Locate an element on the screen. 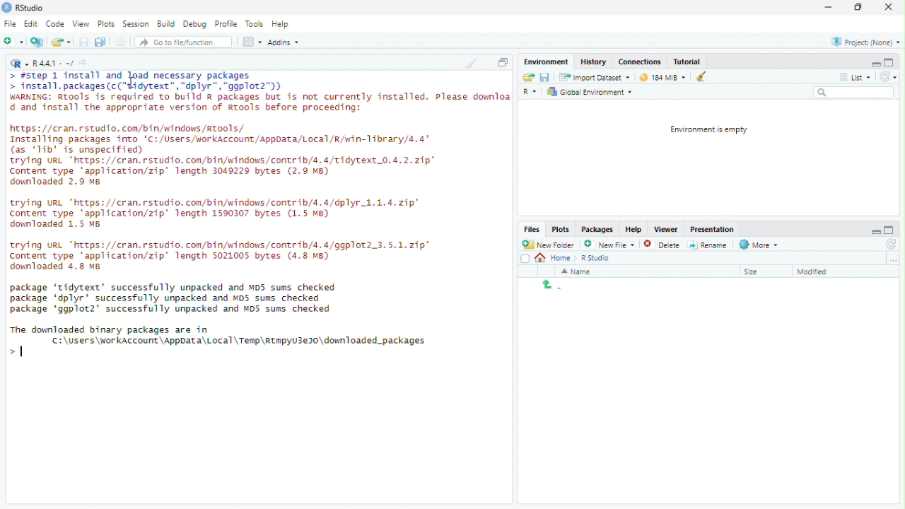 The width and height of the screenshot is (905, 509). Home is located at coordinates (557, 258).